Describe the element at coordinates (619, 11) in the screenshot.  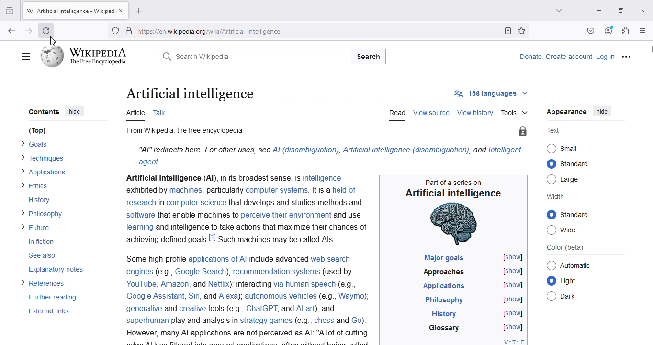
I see `Maximize` at that location.